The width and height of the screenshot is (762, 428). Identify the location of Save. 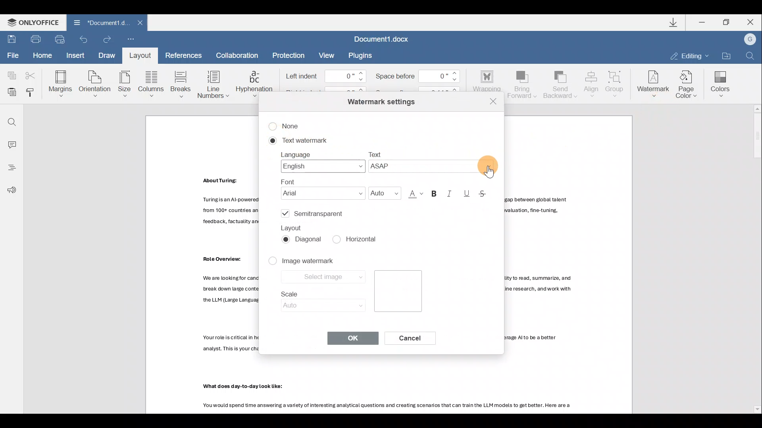
(10, 40).